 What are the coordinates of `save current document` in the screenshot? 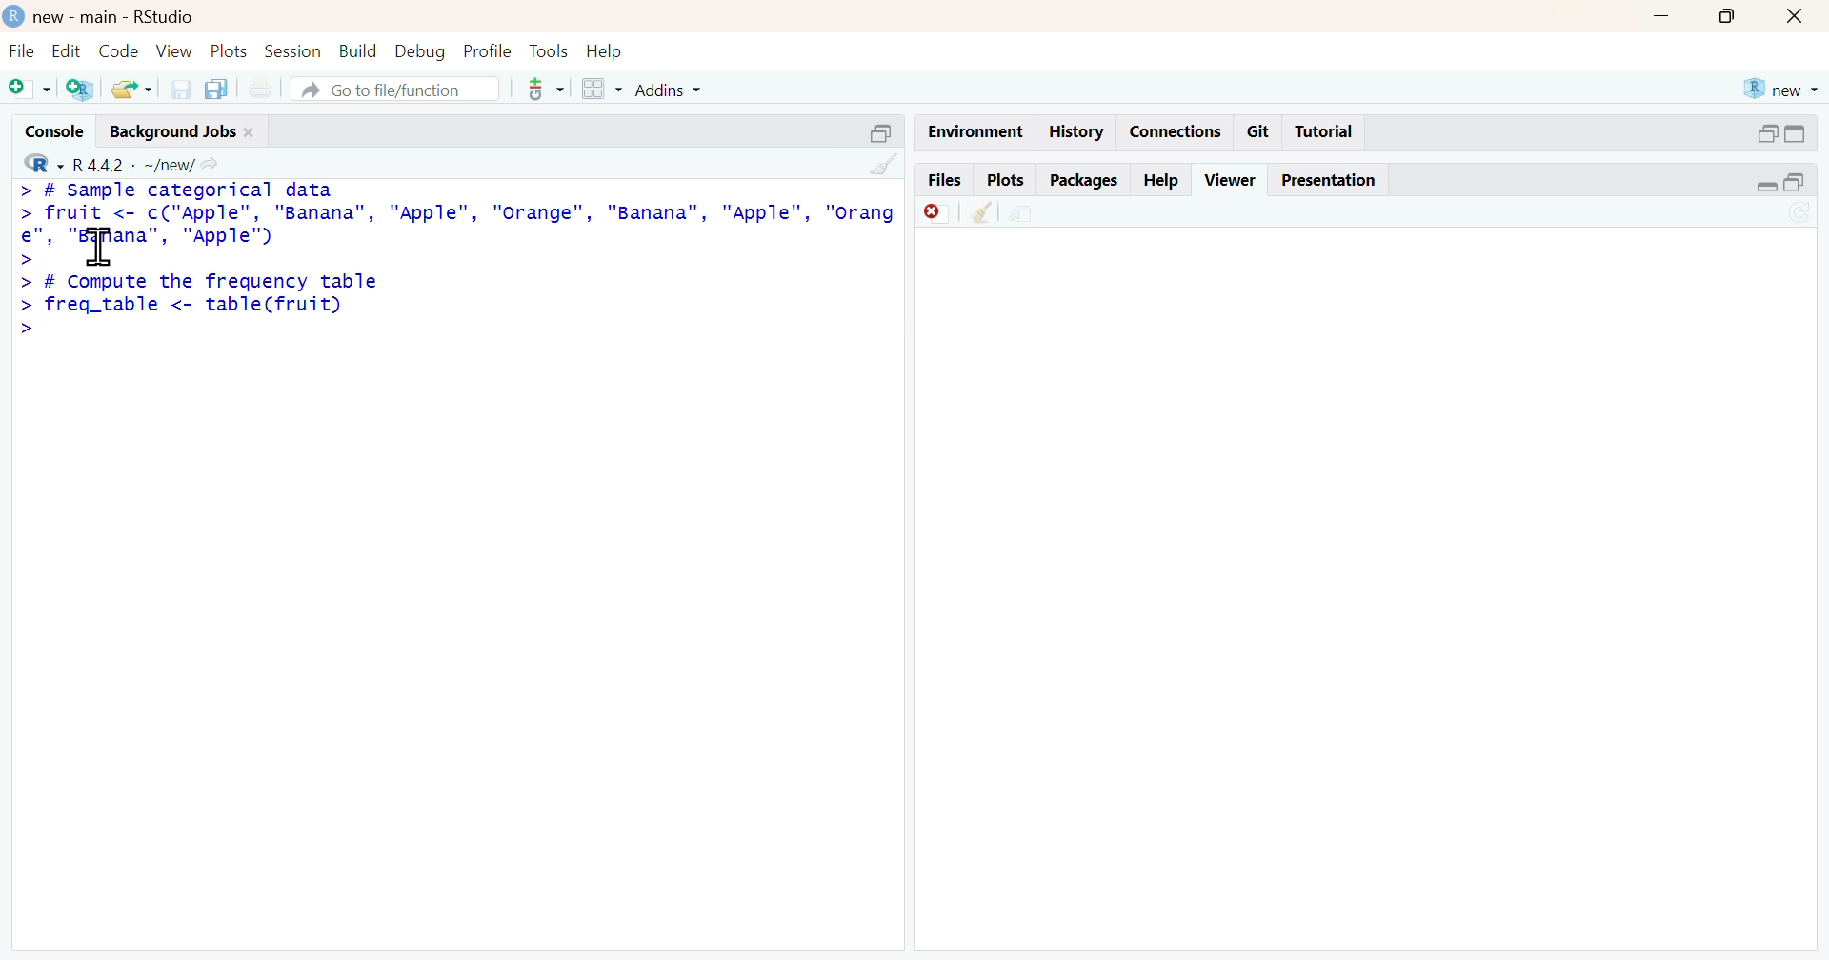 It's located at (184, 90).